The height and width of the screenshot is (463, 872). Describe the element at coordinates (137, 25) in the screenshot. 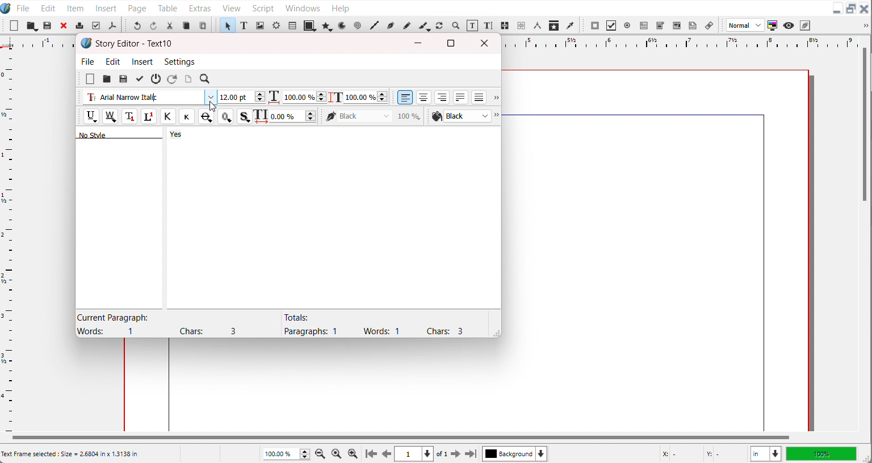

I see `Undo` at that location.